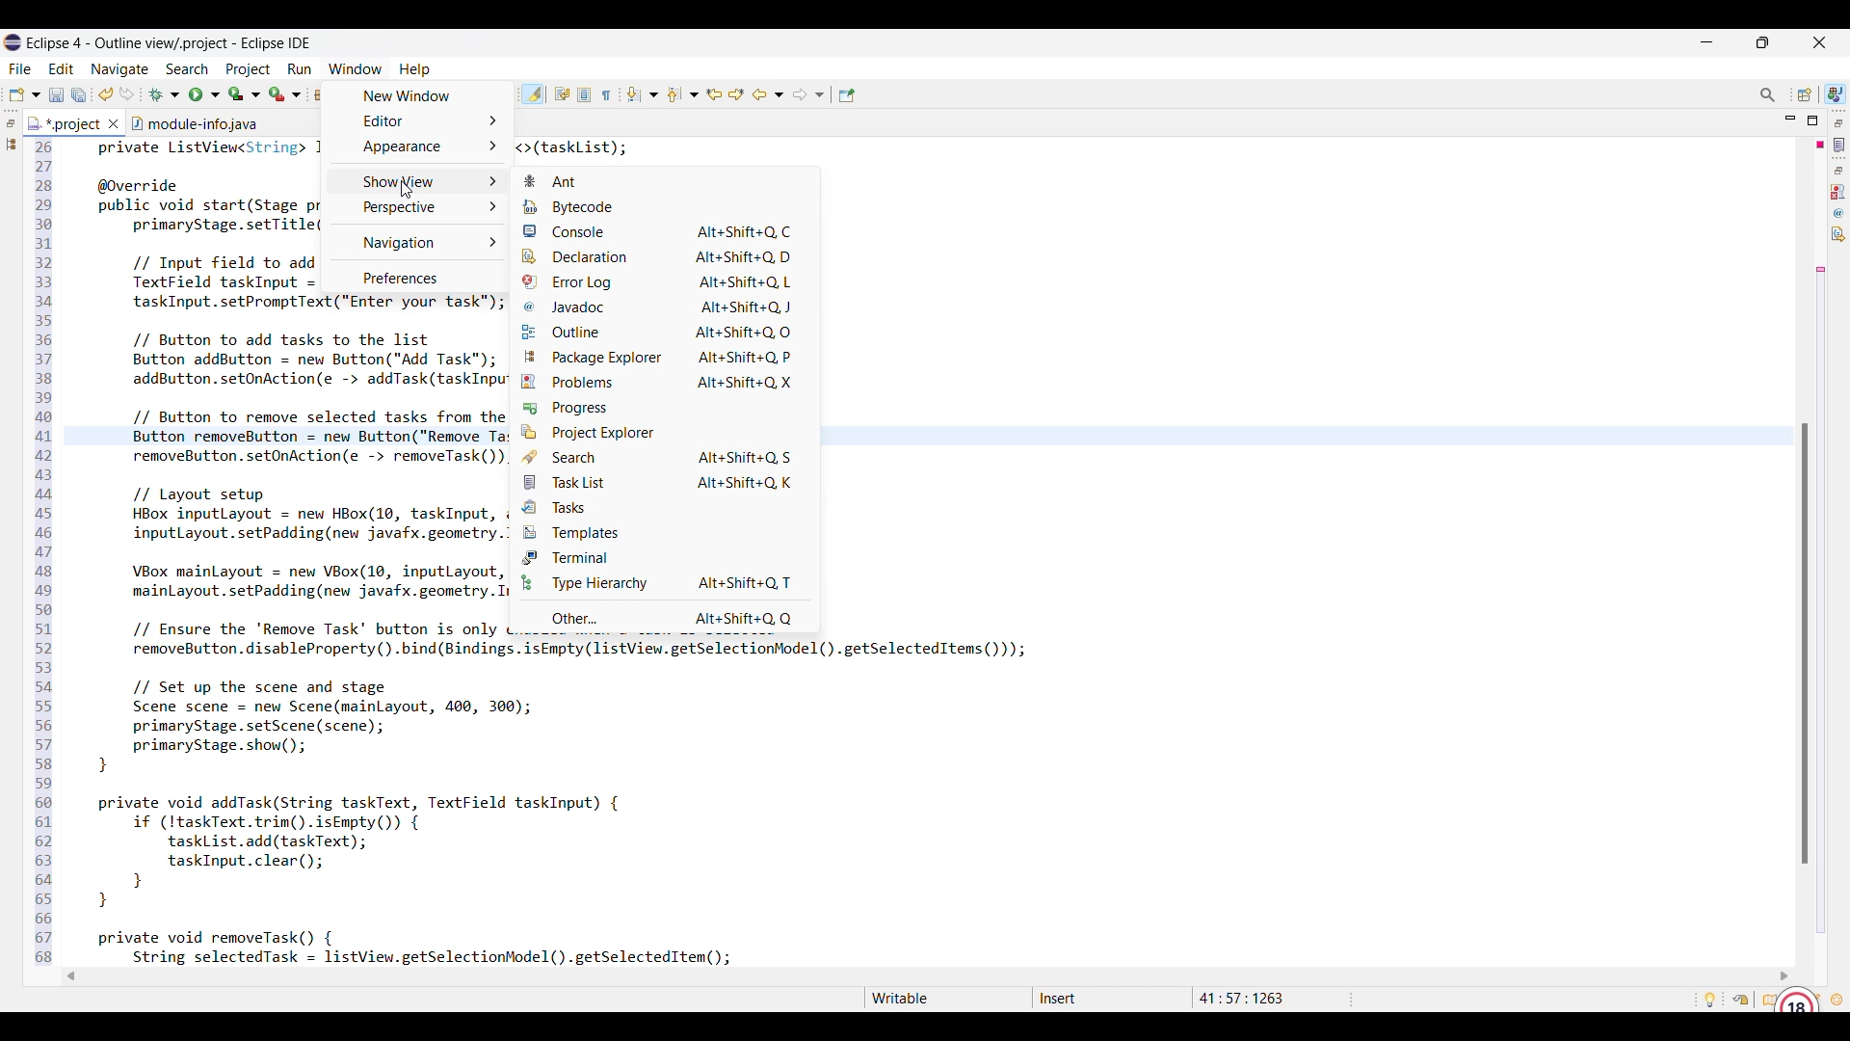  Describe the element at coordinates (127, 93) in the screenshot. I see `Redo` at that location.